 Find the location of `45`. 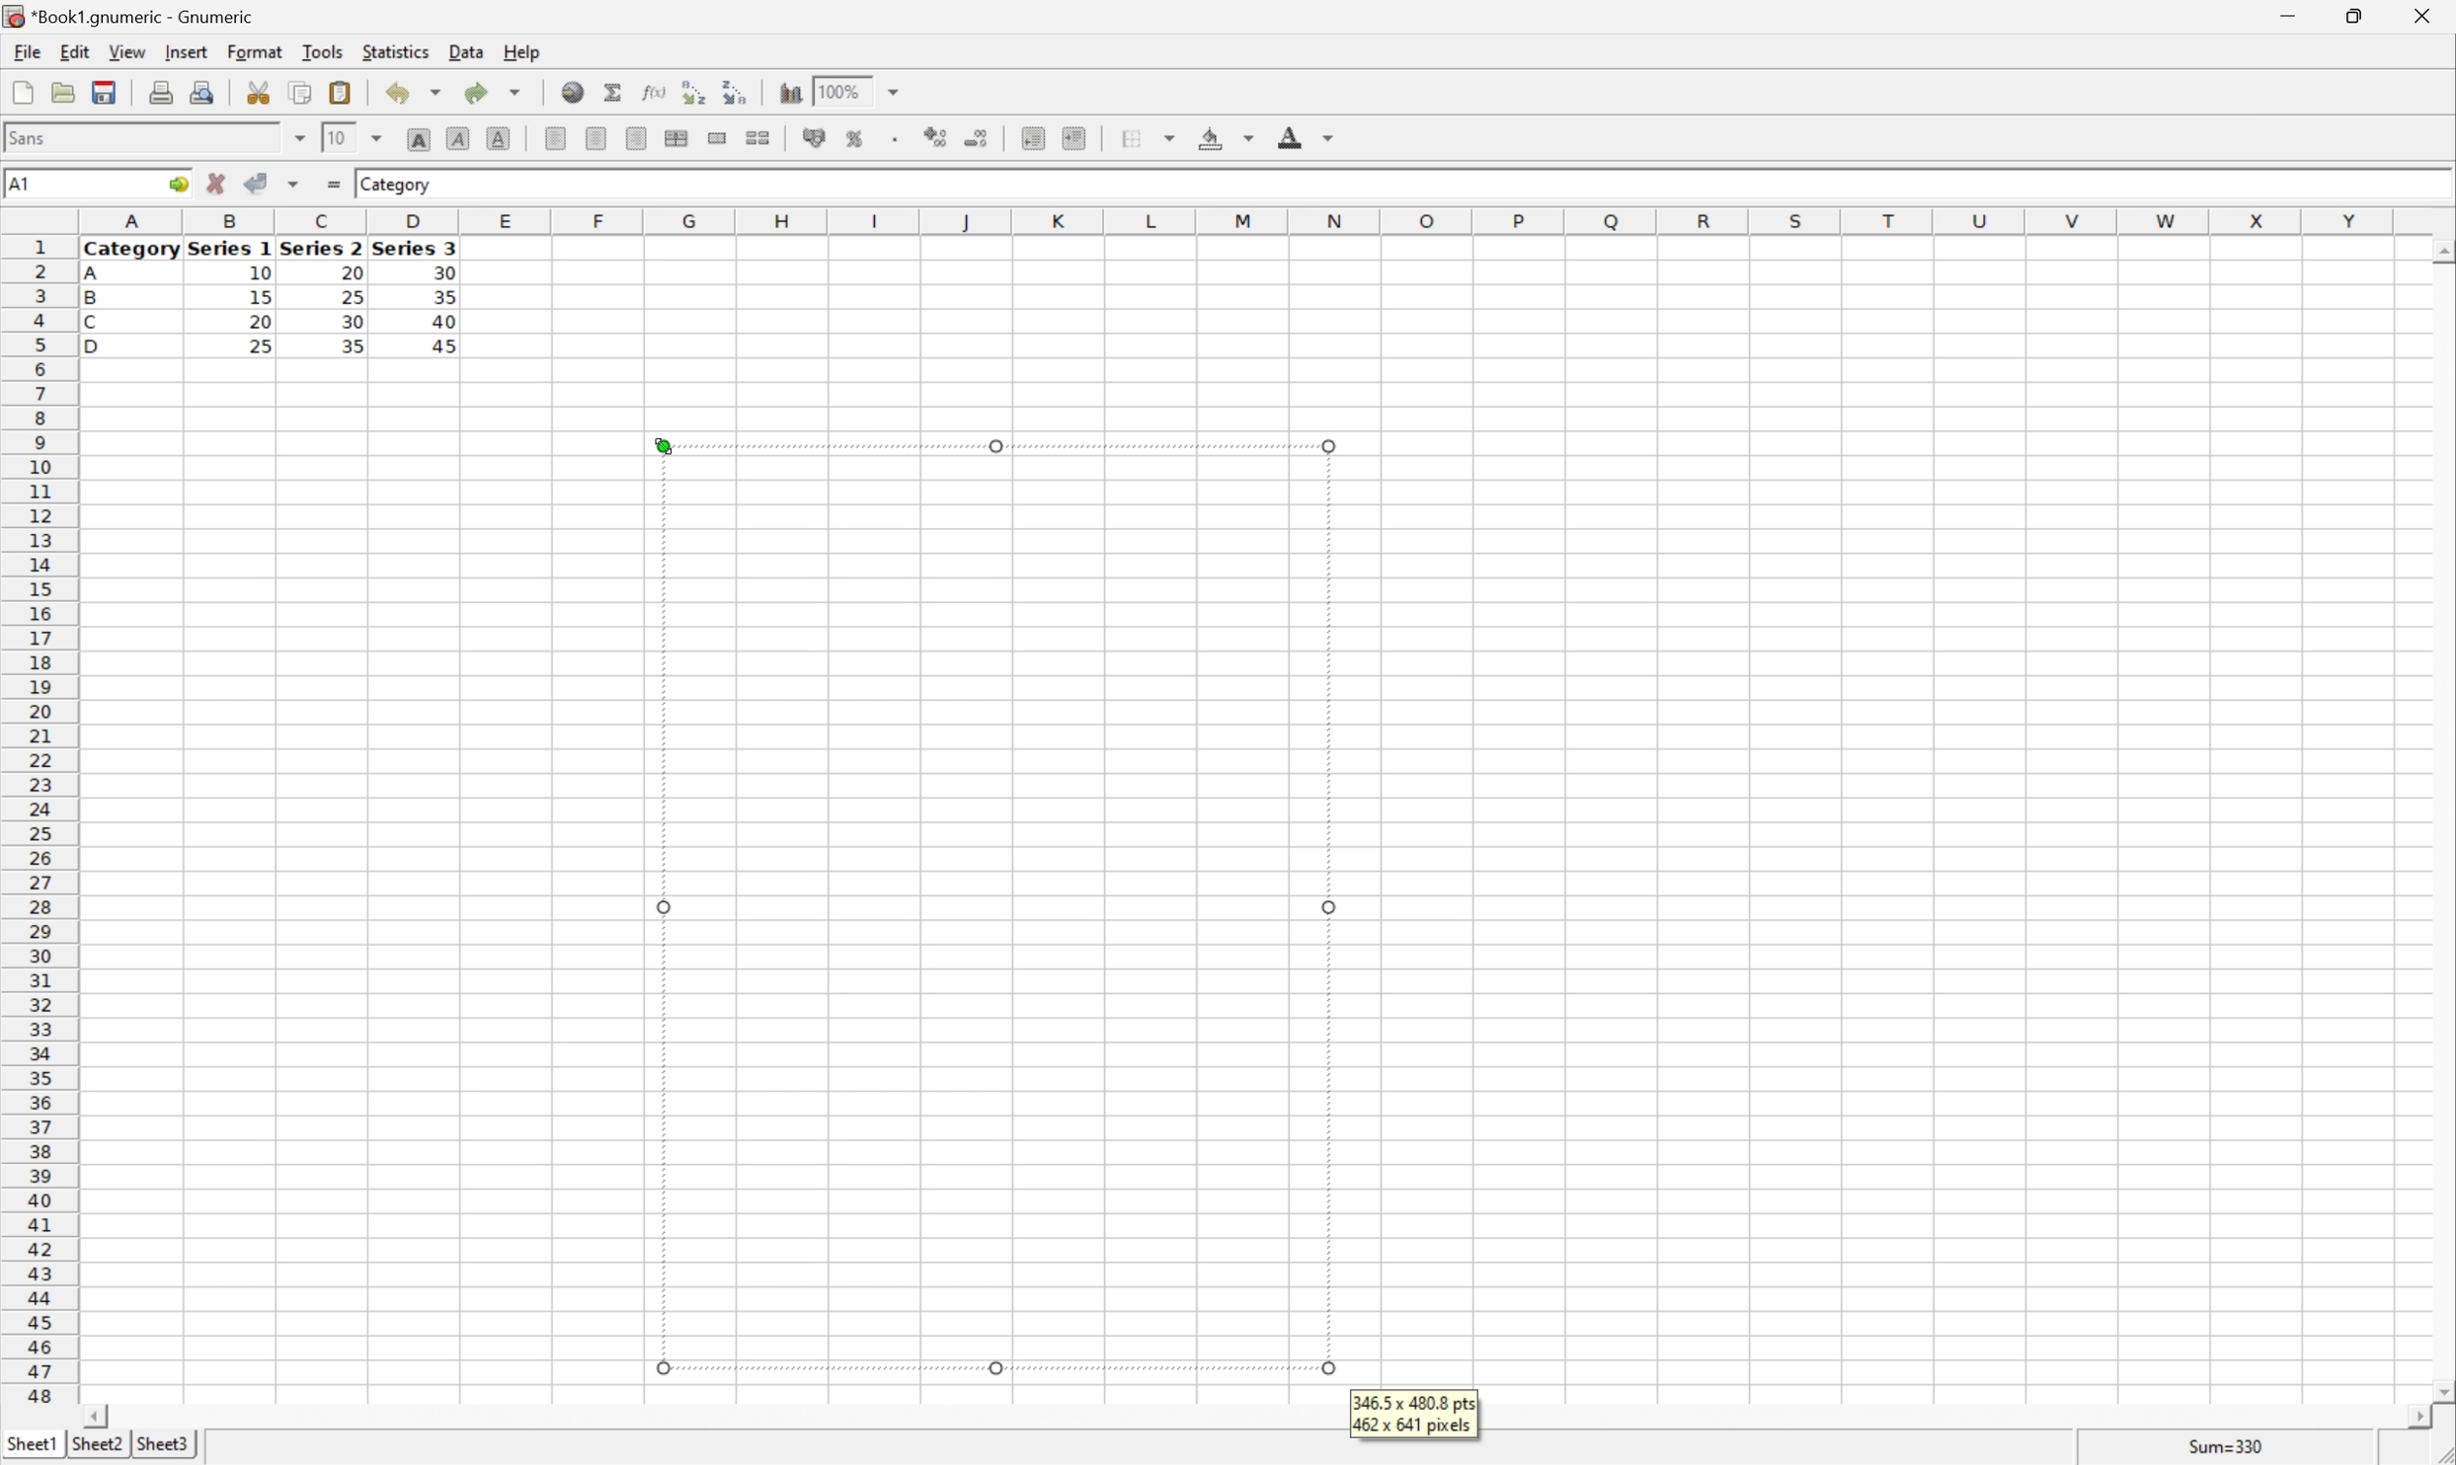

45 is located at coordinates (453, 347).